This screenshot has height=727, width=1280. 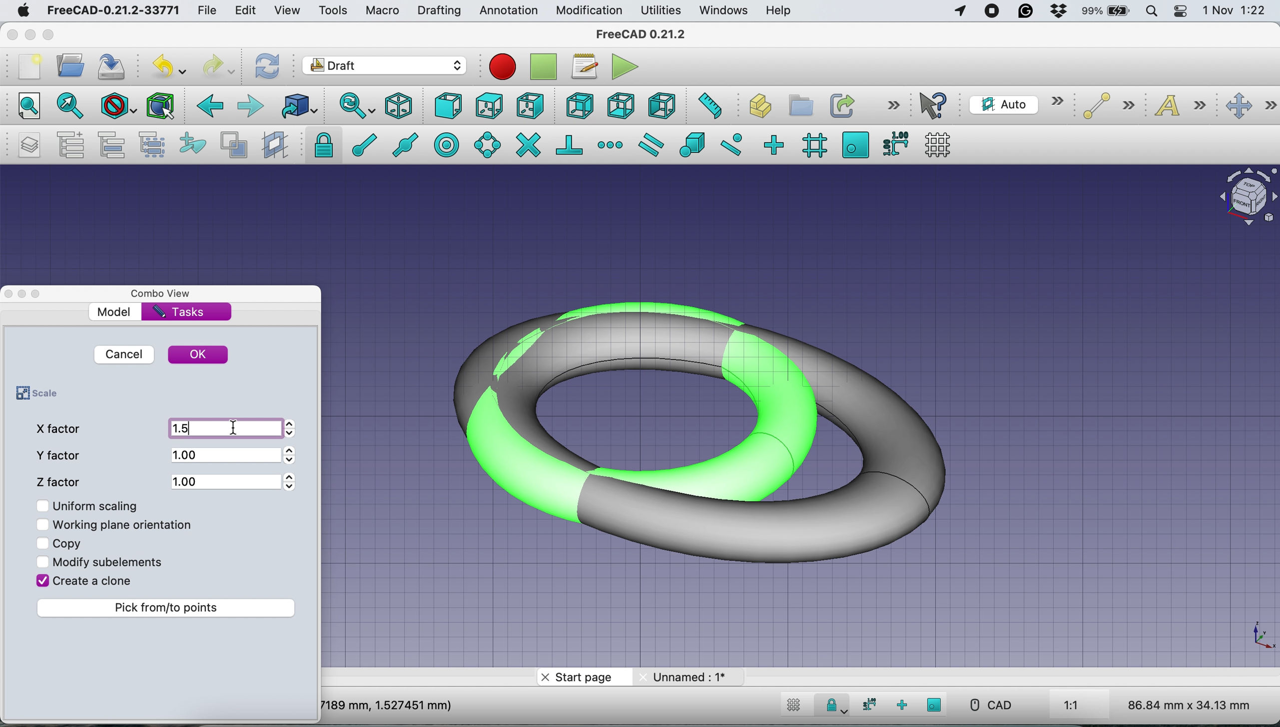 What do you see at coordinates (726, 11) in the screenshot?
I see `windows` at bounding box center [726, 11].